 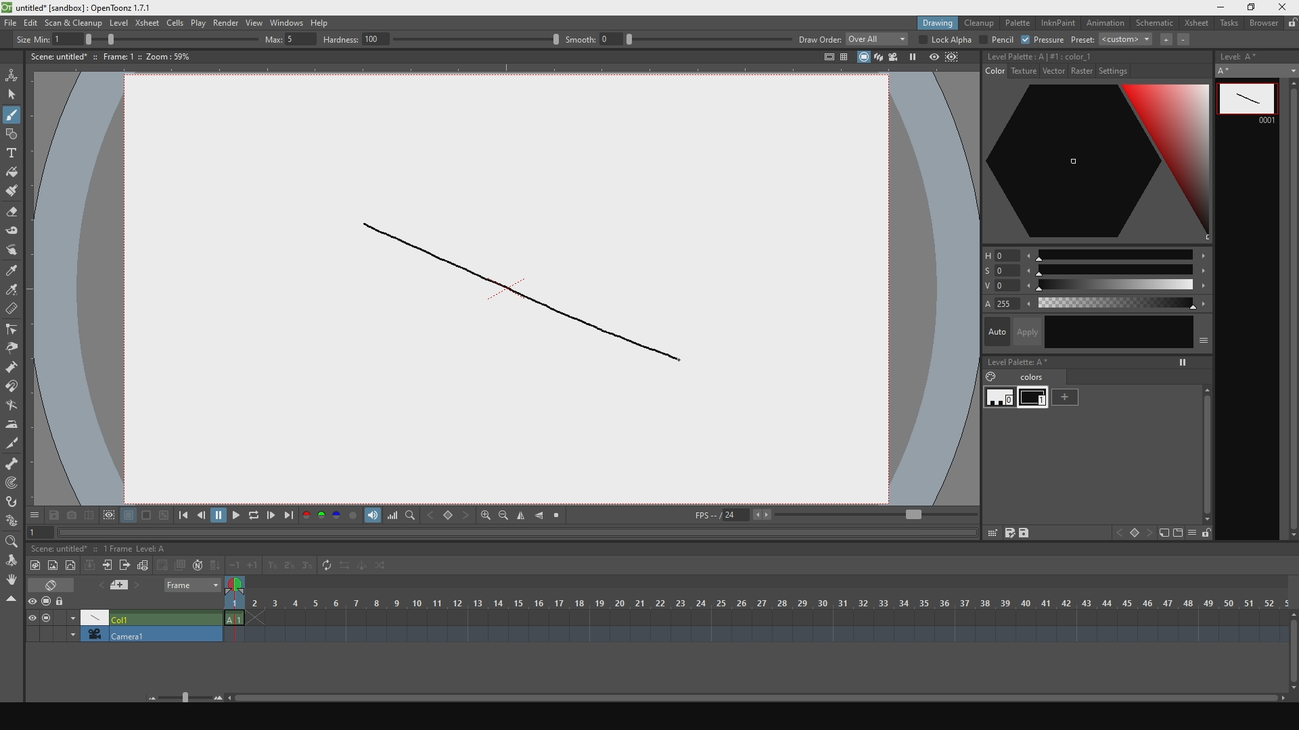 What do you see at coordinates (239, 516) in the screenshot?
I see `play` at bounding box center [239, 516].